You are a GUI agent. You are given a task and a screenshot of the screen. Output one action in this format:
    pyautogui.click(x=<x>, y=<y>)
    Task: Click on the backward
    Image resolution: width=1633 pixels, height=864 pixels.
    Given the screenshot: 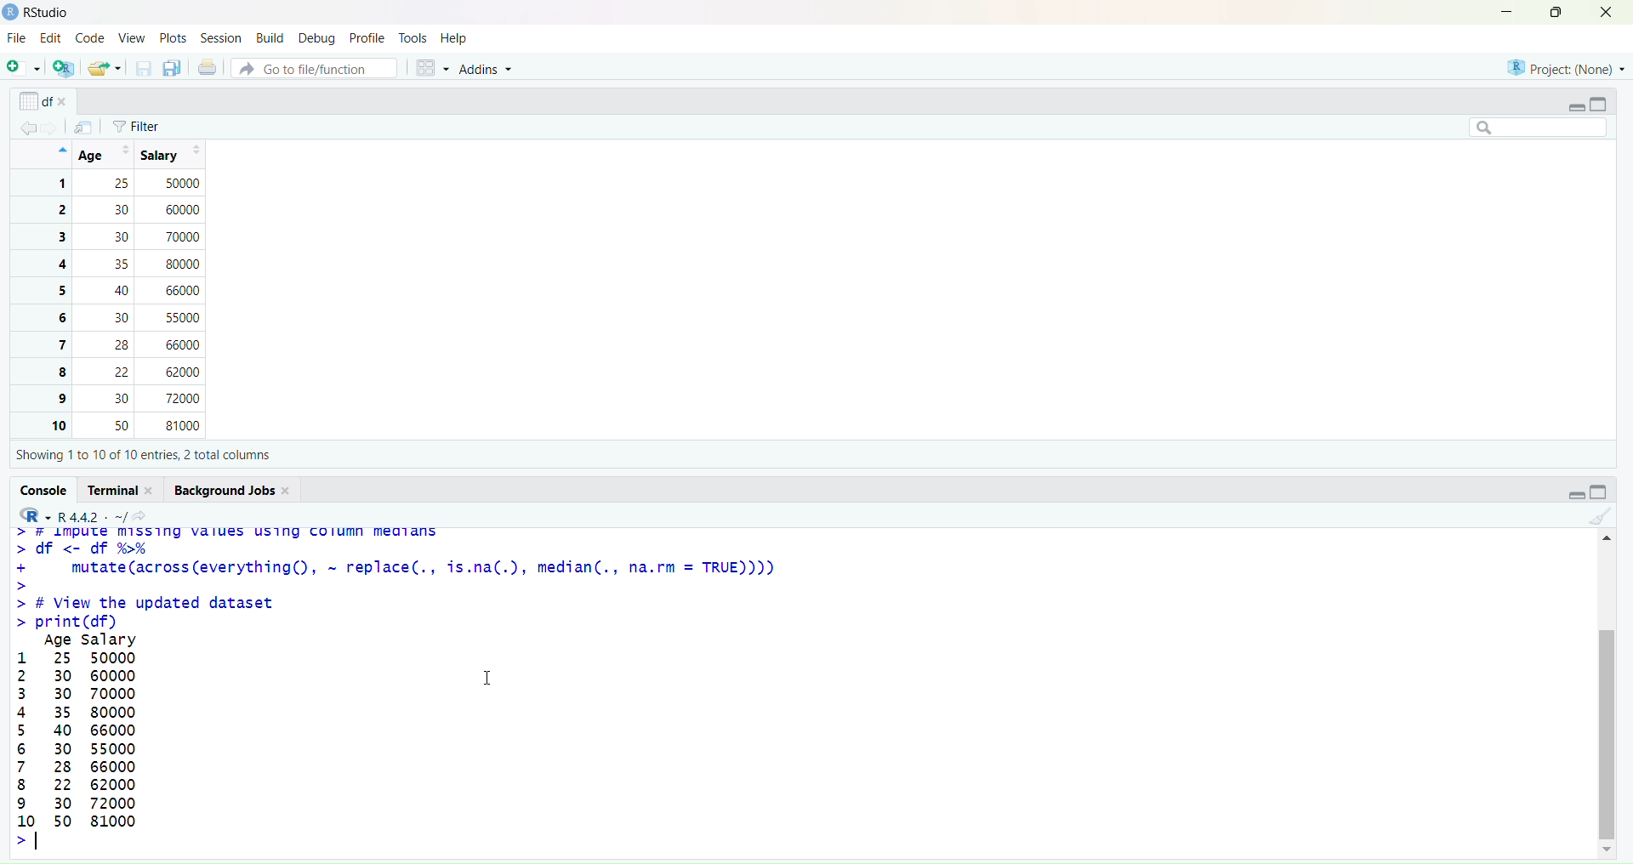 What is the action you would take?
    pyautogui.click(x=29, y=126)
    